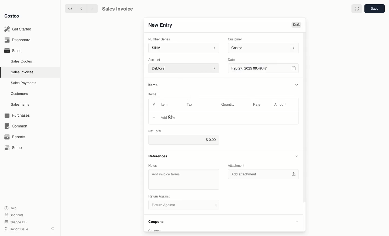 The height and width of the screenshot is (236, 389). I want to click on Hashtag, so click(154, 105).